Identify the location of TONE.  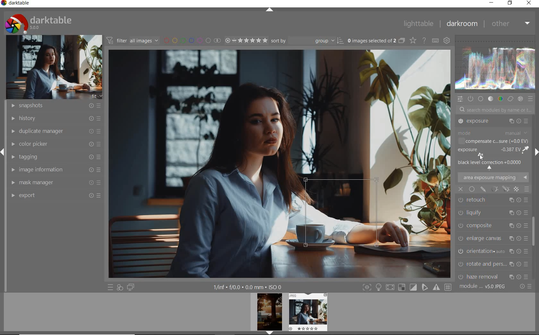
(491, 99).